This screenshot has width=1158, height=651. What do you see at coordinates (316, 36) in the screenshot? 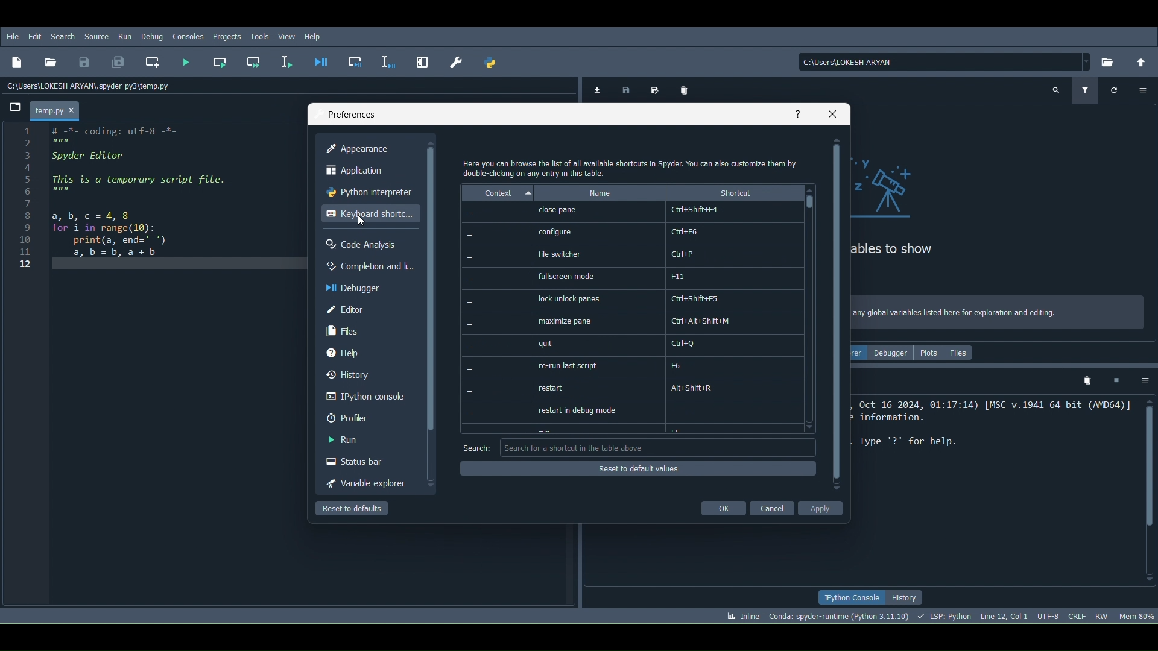
I see `Help` at bounding box center [316, 36].